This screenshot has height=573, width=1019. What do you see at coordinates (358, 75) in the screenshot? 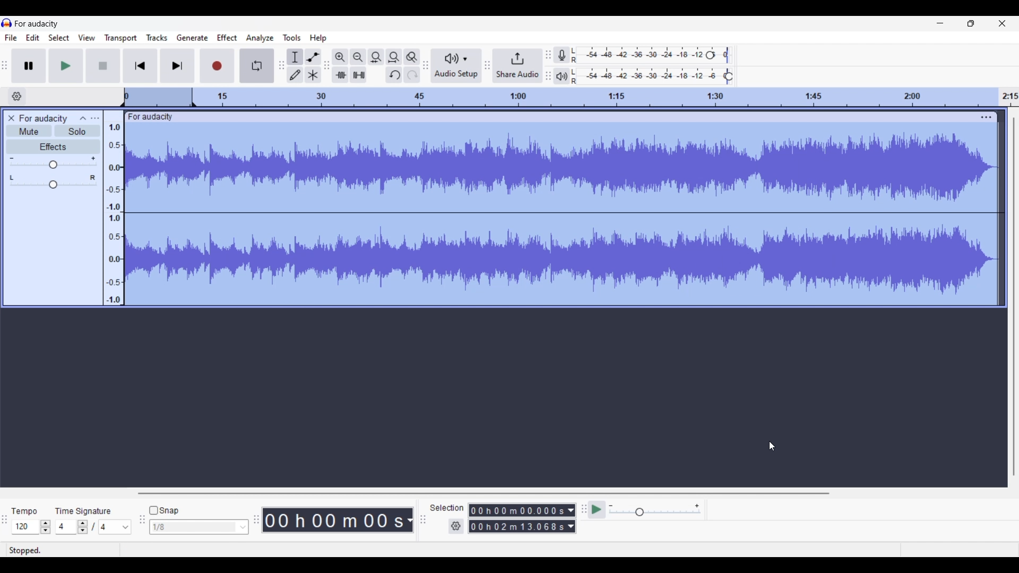
I see `Silence audio selection` at bounding box center [358, 75].